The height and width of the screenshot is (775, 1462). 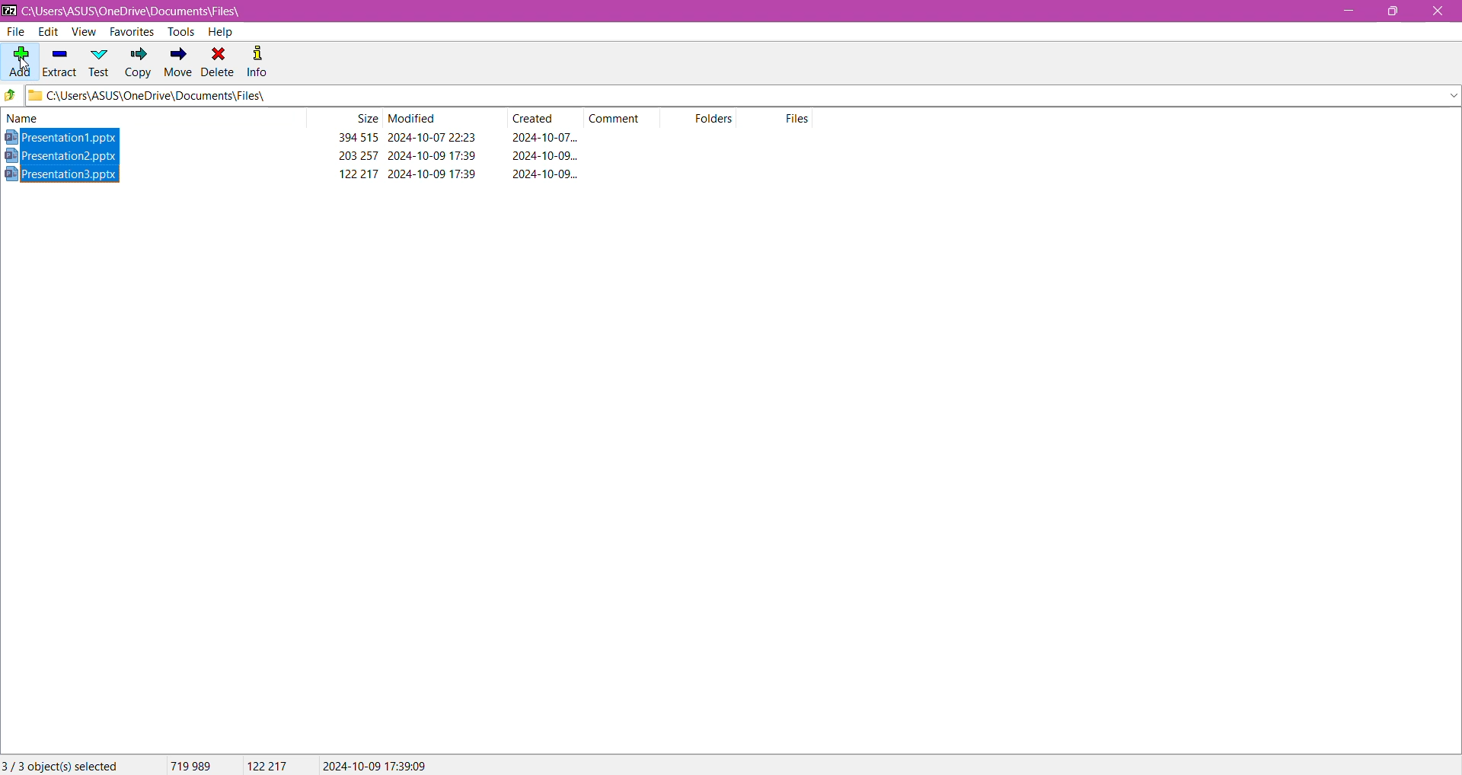 I want to click on cursor, so click(x=25, y=68).